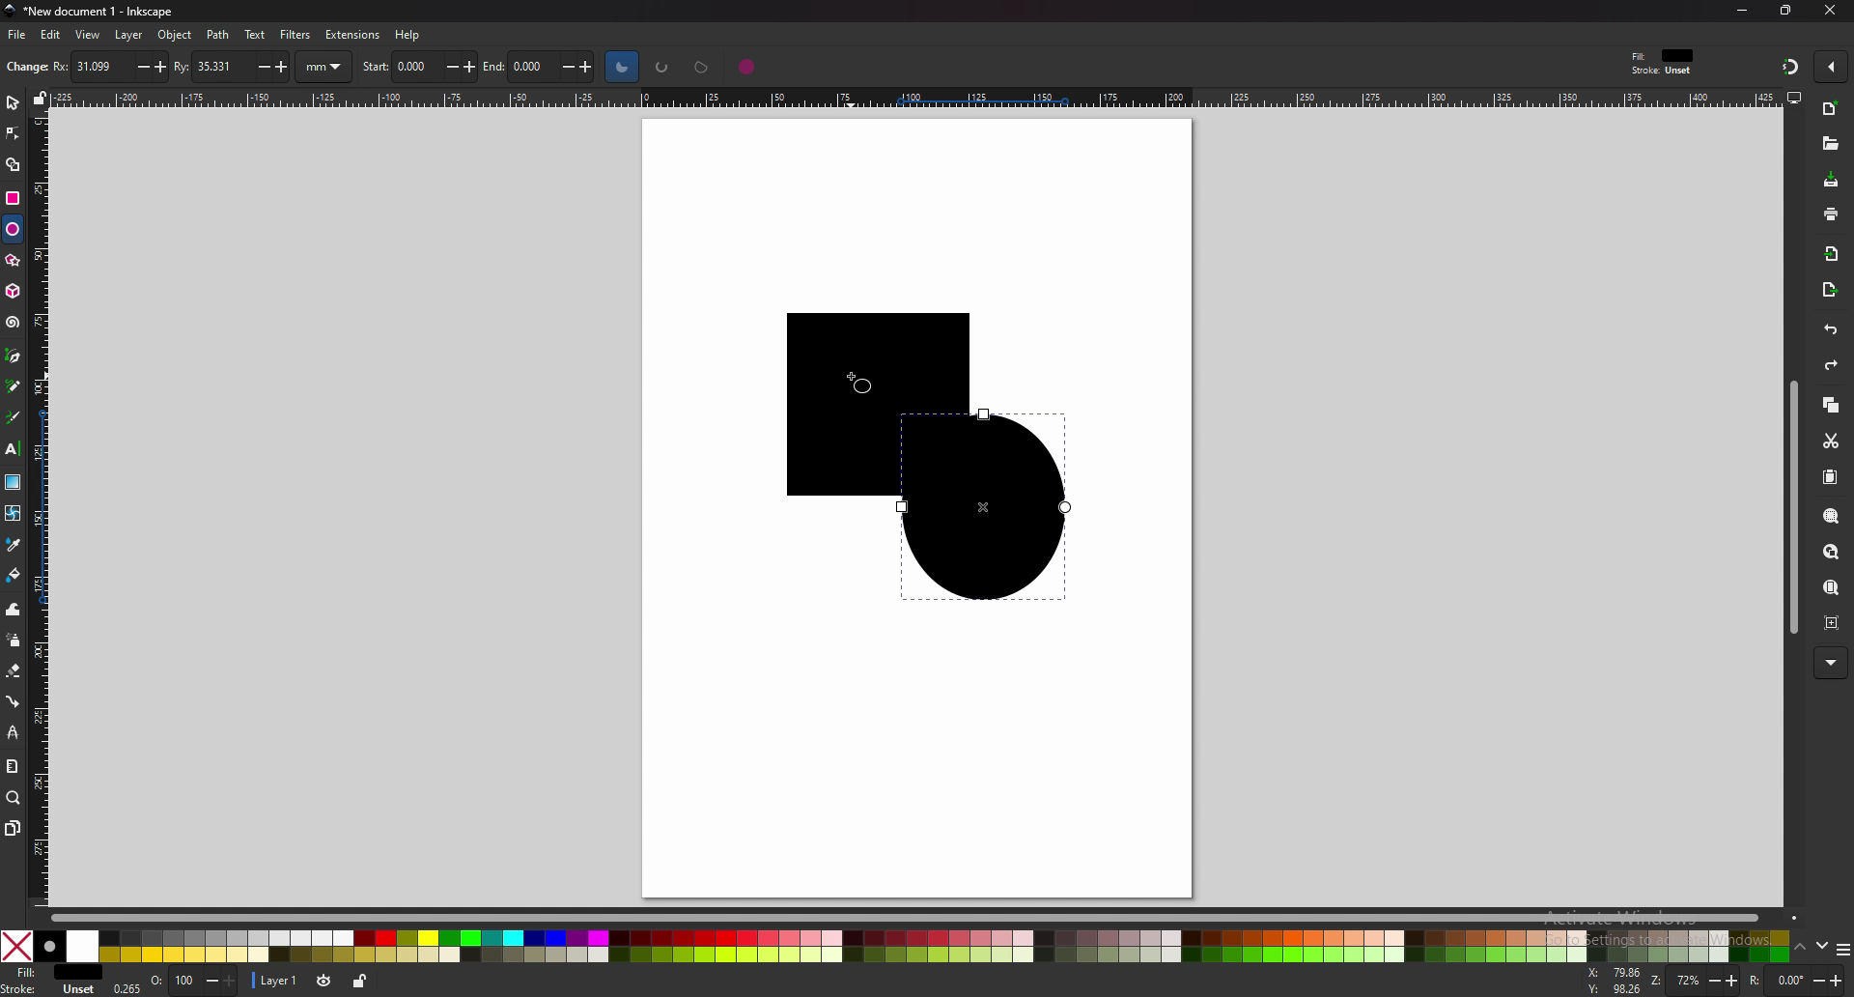 The height and width of the screenshot is (997, 1854). Describe the element at coordinates (255, 34) in the screenshot. I see `text` at that location.